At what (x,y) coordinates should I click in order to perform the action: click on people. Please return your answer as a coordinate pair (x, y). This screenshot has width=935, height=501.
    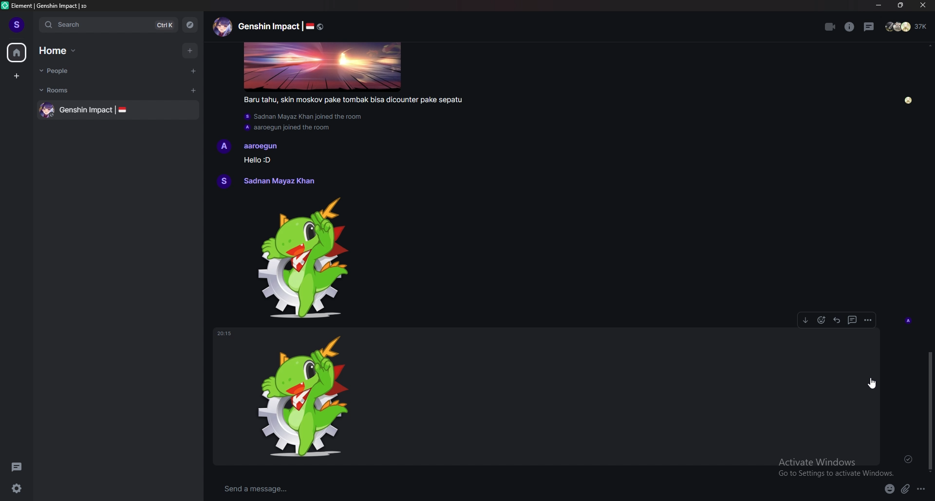
    Looking at the image, I should click on (69, 71).